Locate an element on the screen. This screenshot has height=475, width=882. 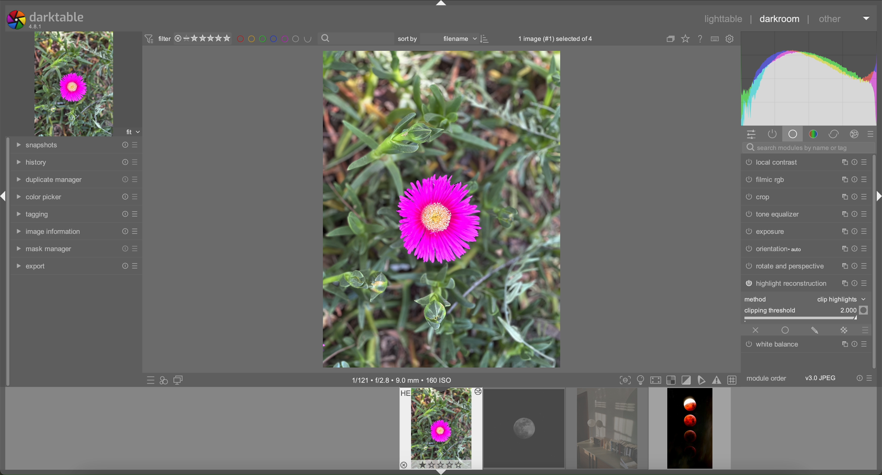
close is located at coordinates (756, 330).